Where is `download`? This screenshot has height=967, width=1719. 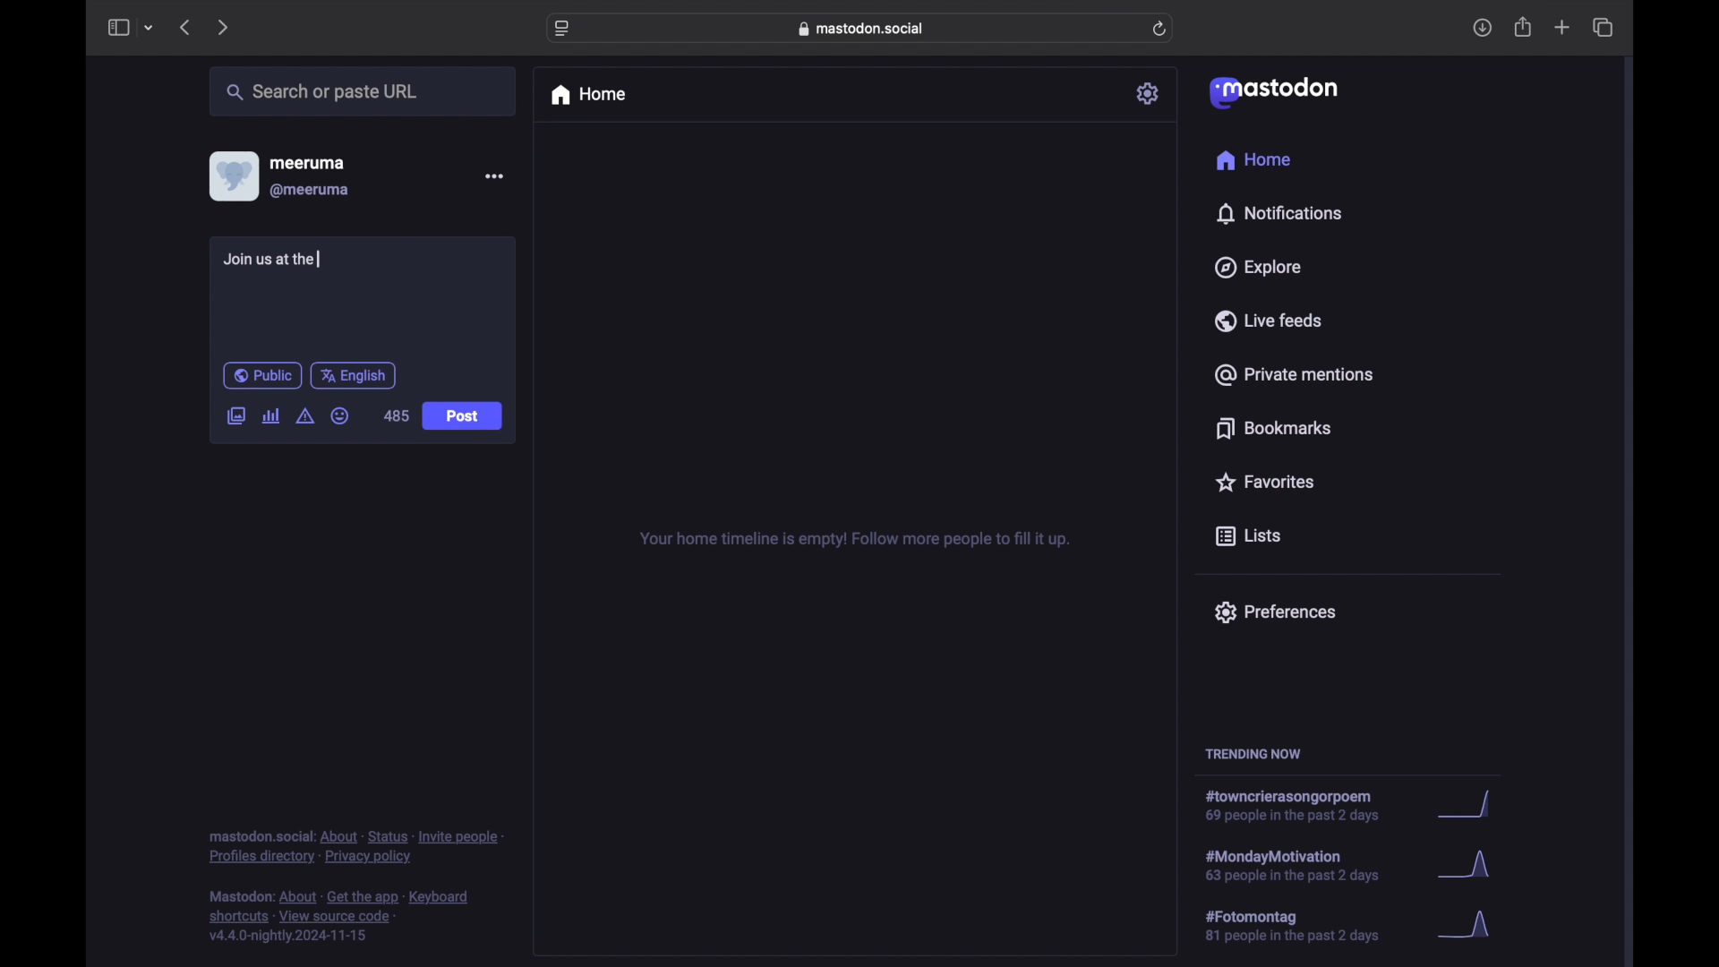
download is located at coordinates (1483, 29).